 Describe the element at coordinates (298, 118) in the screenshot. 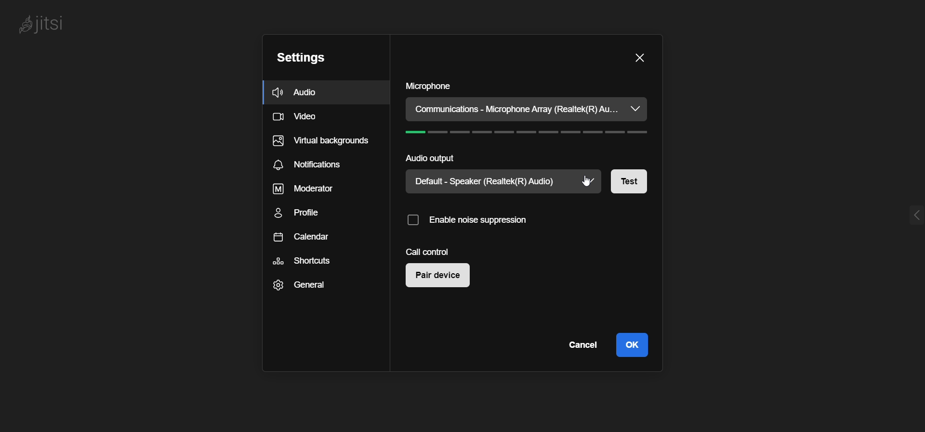

I see `video` at that location.